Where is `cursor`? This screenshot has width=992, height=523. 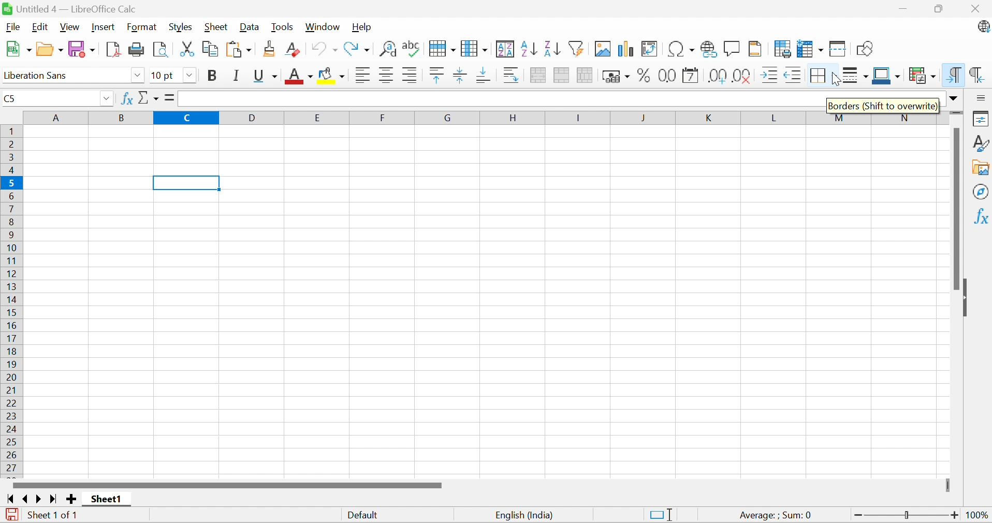 cursor is located at coordinates (839, 79).